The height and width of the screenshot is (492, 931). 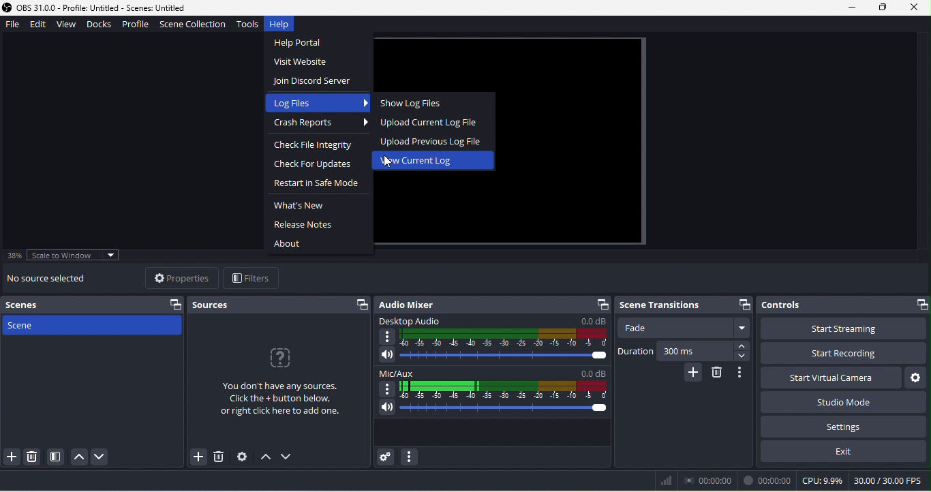 What do you see at coordinates (315, 82) in the screenshot?
I see `join disorder server` at bounding box center [315, 82].